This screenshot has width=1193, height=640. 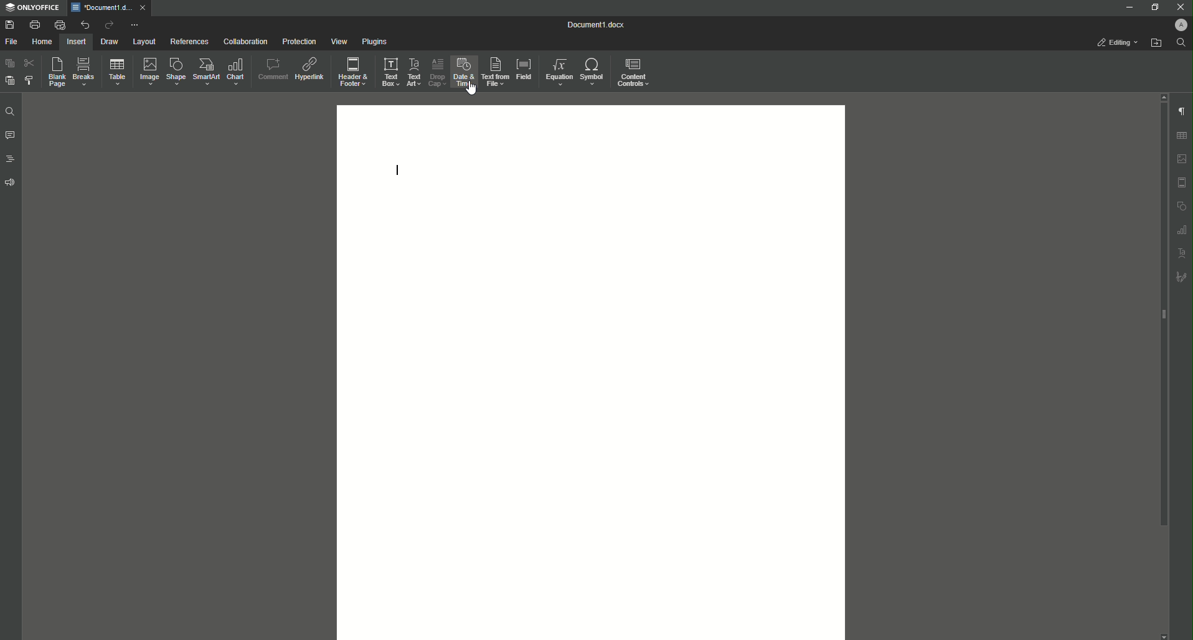 I want to click on shape settings, so click(x=1181, y=205).